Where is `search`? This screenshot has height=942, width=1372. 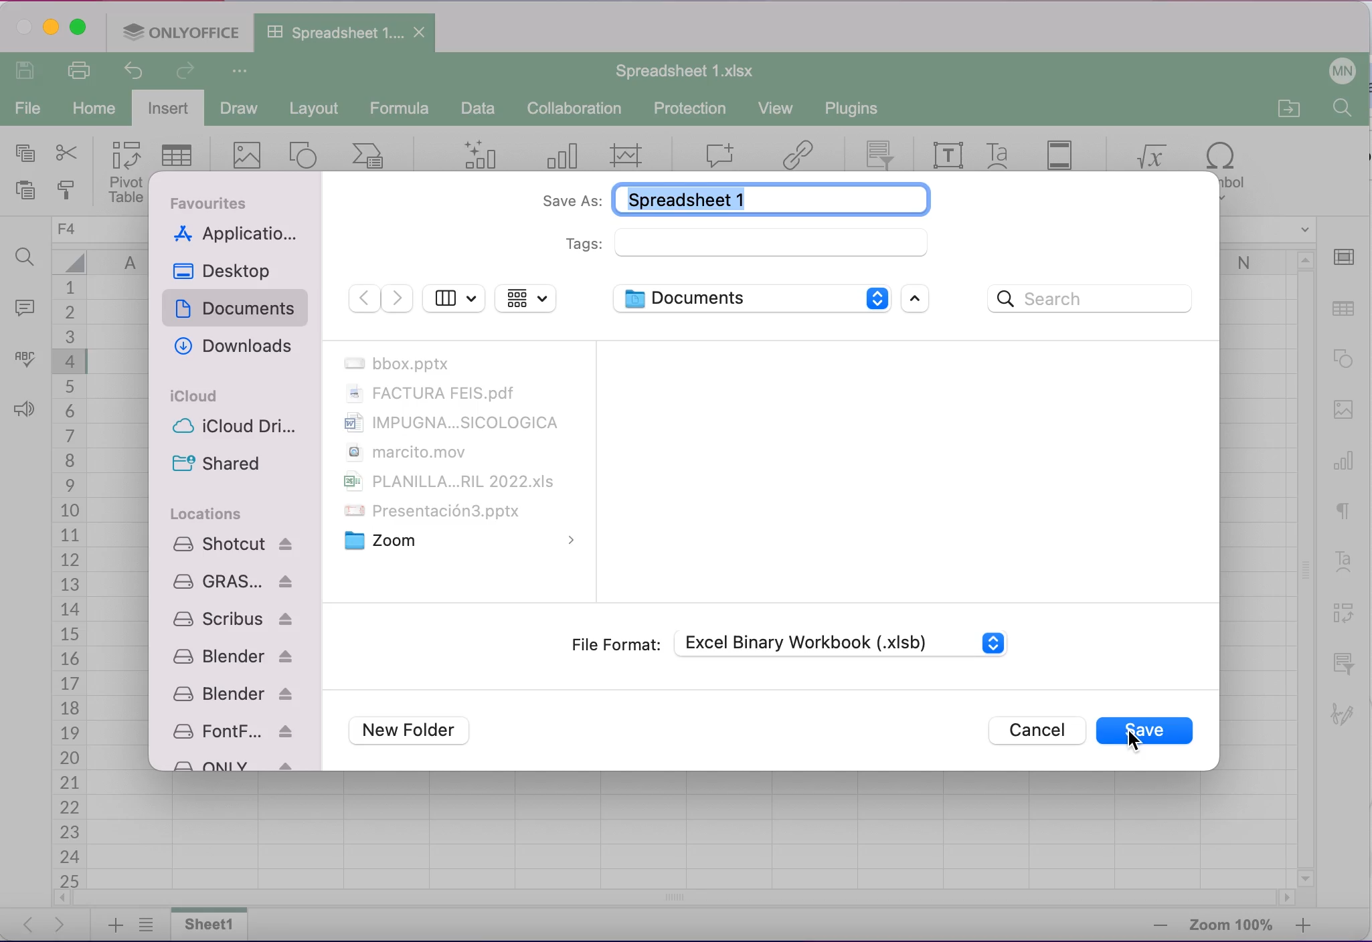
search is located at coordinates (1095, 300).